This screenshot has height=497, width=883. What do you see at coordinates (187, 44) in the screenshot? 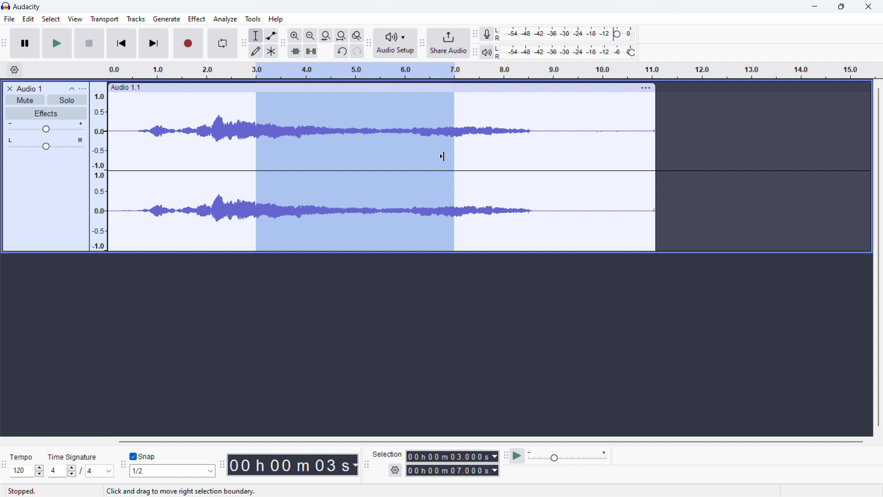
I see `record` at bounding box center [187, 44].